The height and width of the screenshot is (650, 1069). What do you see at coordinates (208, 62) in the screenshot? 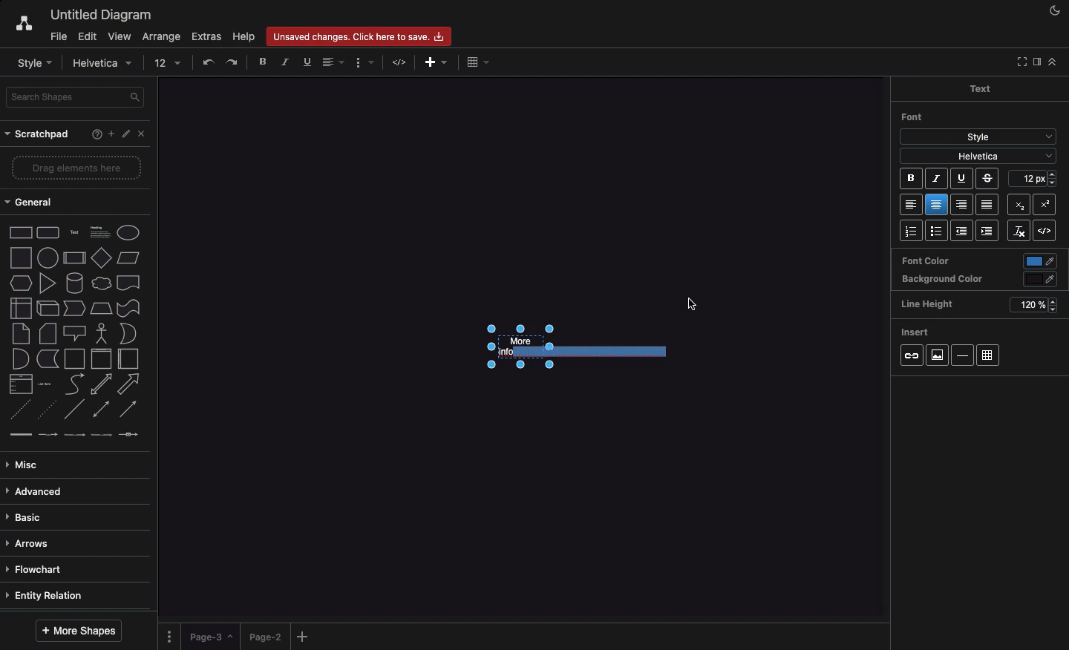
I see `Undo` at bounding box center [208, 62].